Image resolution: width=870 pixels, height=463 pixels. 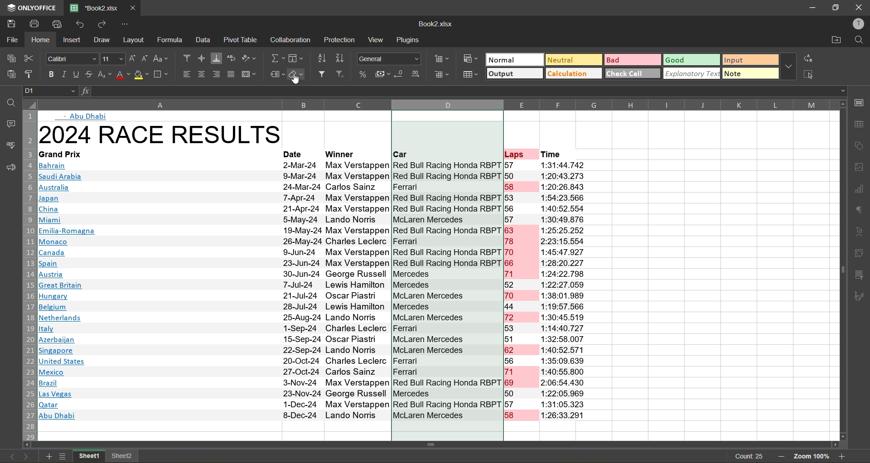 What do you see at coordinates (783, 458) in the screenshot?
I see `zoom out` at bounding box center [783, 458].